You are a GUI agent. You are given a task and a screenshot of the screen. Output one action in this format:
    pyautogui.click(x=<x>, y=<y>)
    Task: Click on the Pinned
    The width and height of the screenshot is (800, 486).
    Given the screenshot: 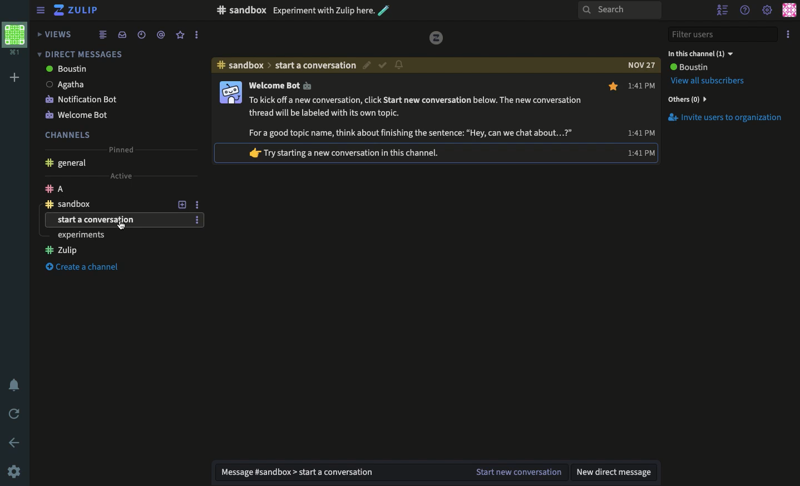 What is the action you would take?
    pyautogui.click(x=120, y=148)
    